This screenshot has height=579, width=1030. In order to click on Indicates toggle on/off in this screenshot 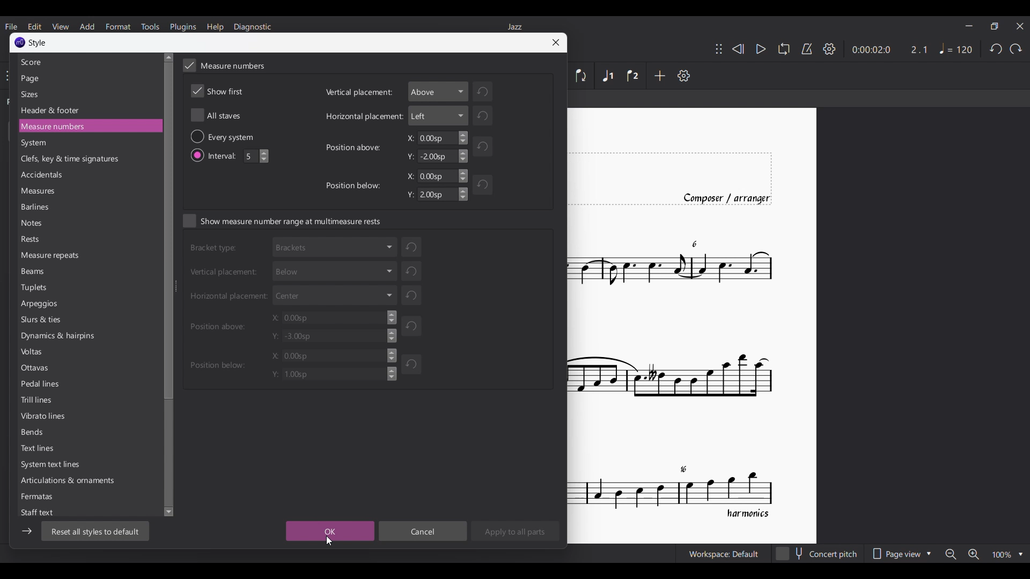, I will do `click(198, 155)`.